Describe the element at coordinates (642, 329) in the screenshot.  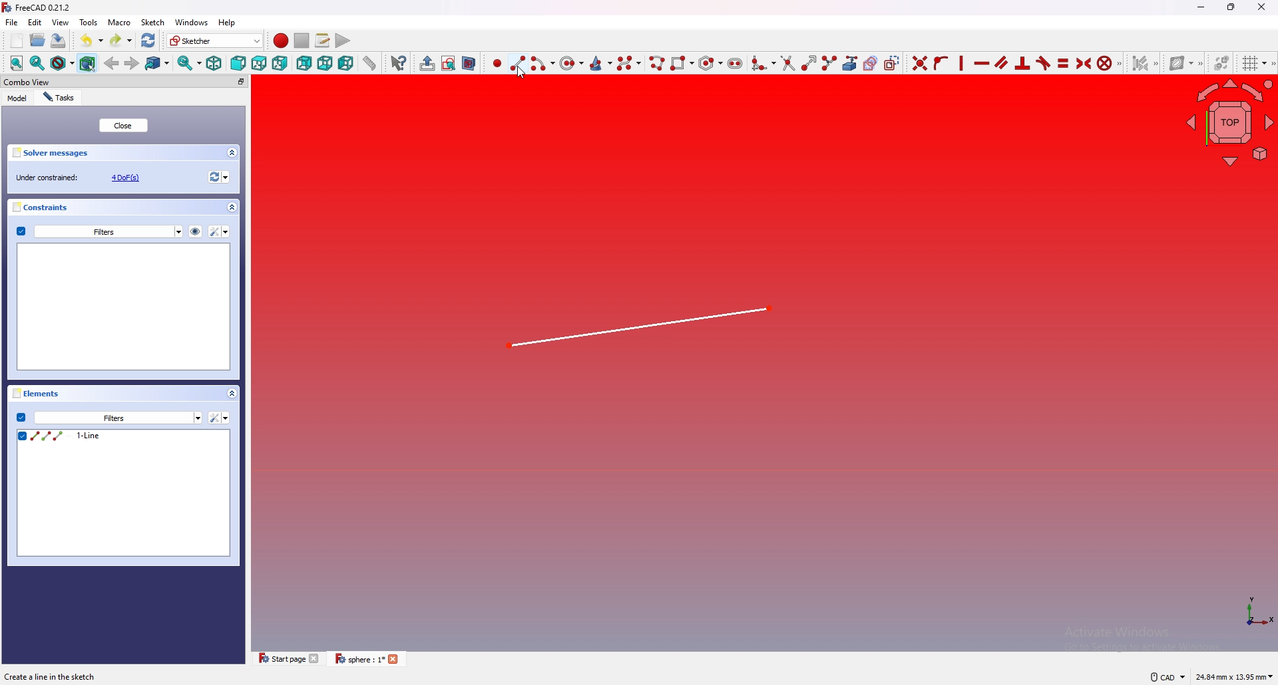
I see `Line` at that location.